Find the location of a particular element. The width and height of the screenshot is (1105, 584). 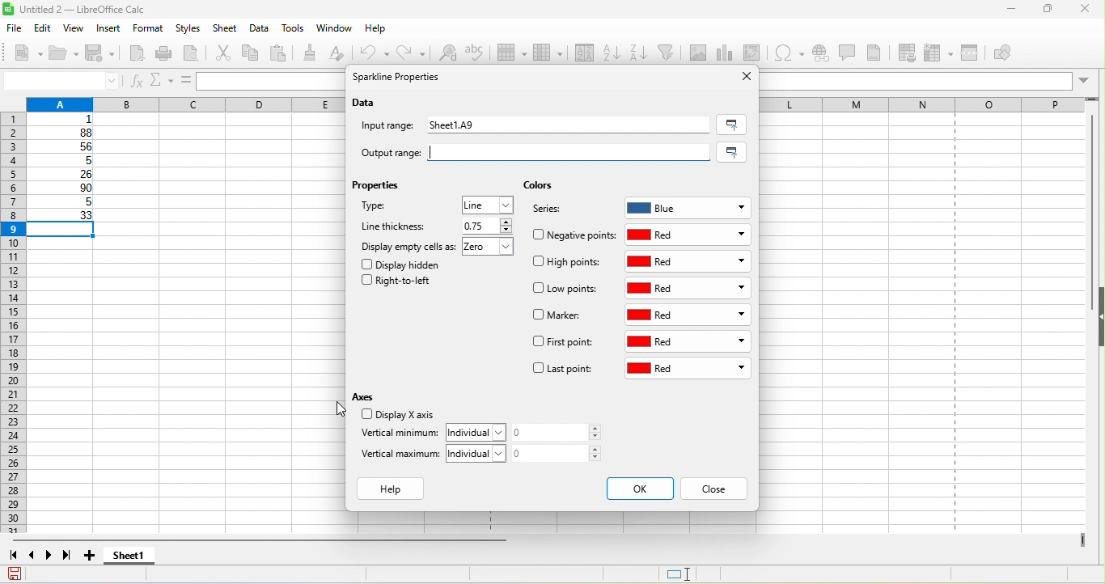

ok is located at coordinates (639, 489).